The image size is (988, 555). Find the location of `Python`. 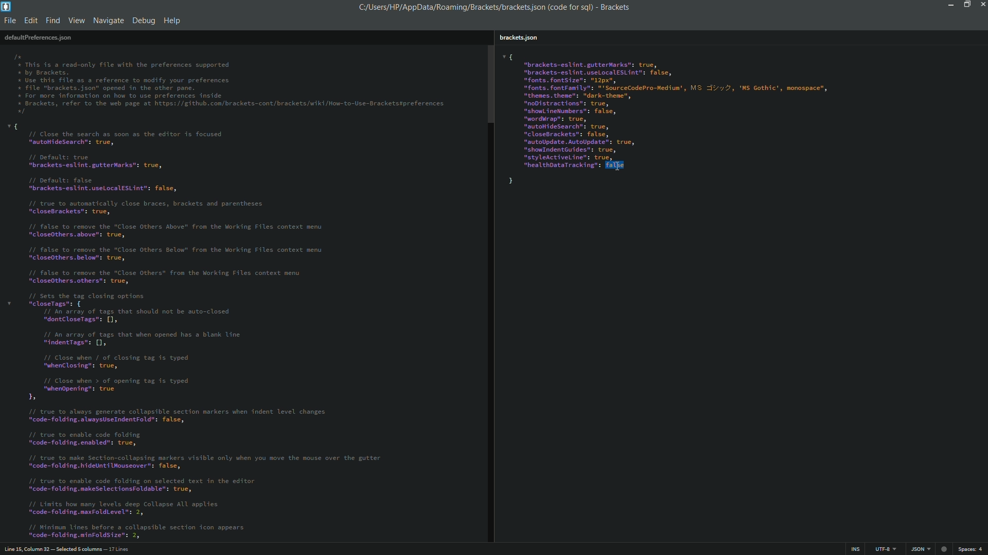

Python is located at coordinates (919, 549).